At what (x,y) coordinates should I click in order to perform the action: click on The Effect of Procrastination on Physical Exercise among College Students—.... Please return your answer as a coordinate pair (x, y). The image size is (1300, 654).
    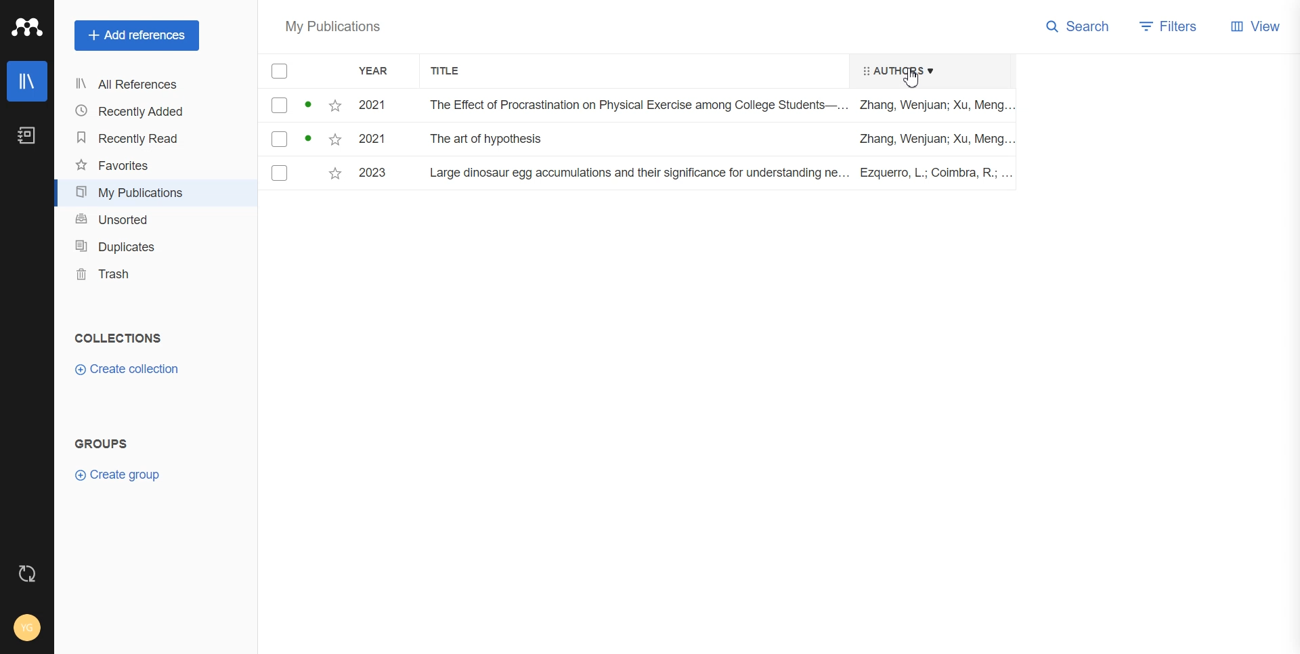
    Looking at the image, I should click on (637, 105).